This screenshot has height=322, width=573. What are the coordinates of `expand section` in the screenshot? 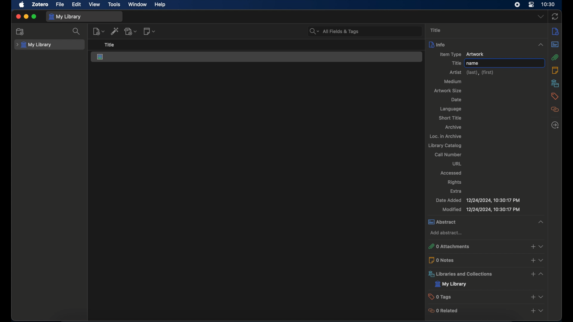 It's located at (541, 222).